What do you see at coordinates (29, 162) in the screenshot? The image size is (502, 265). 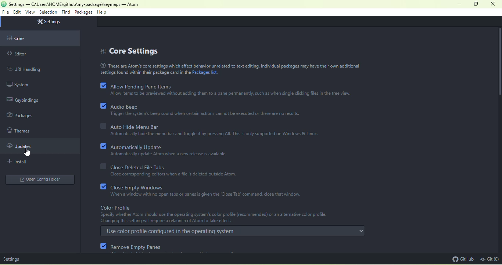 I see `install` at bounding box center [29, 162].